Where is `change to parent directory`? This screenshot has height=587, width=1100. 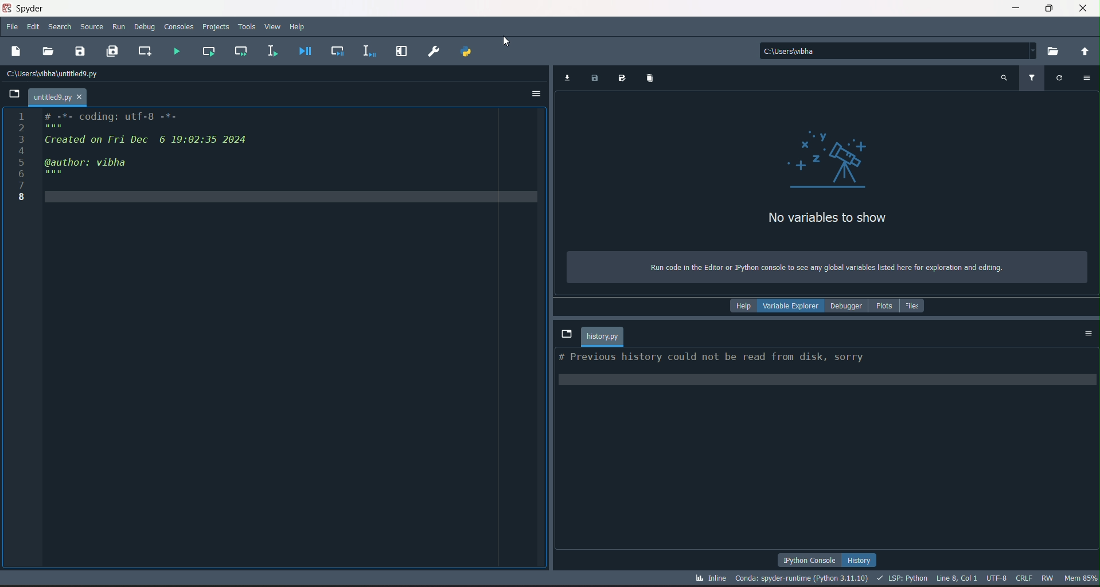 change to parent directory is located at coordinates (1084, 51).